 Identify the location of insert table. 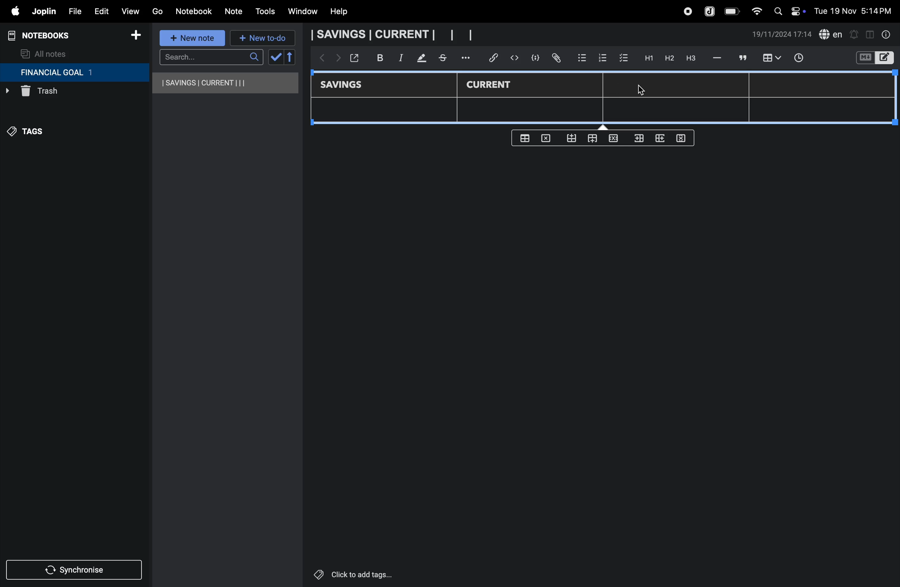
(770, 59).